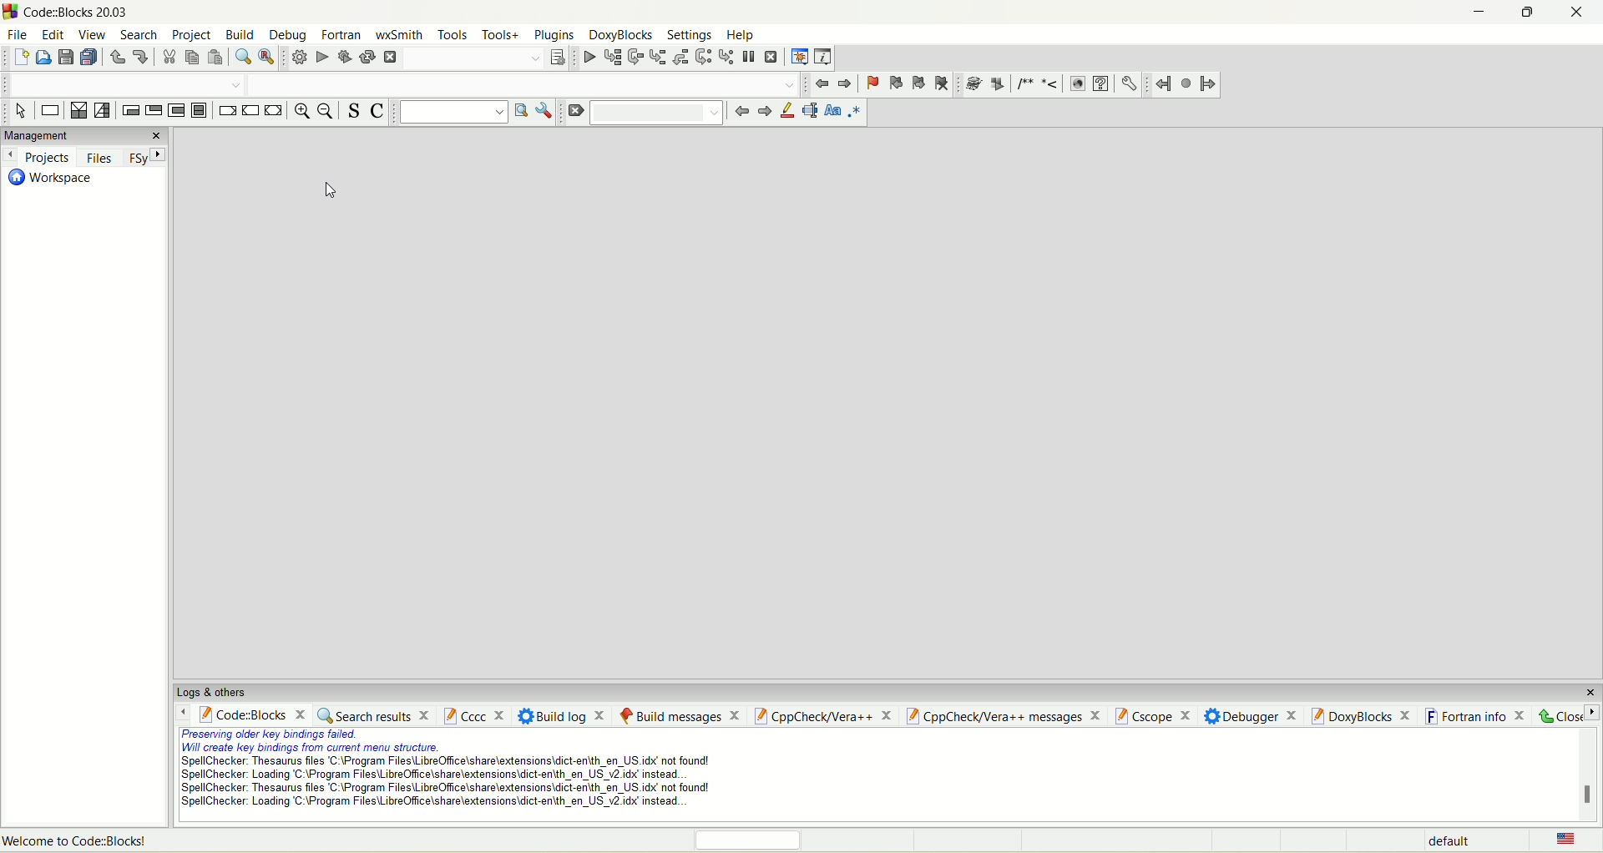 The width and height of the screenshot is (1603, 853). I want to click on settings, so click(691, 37).